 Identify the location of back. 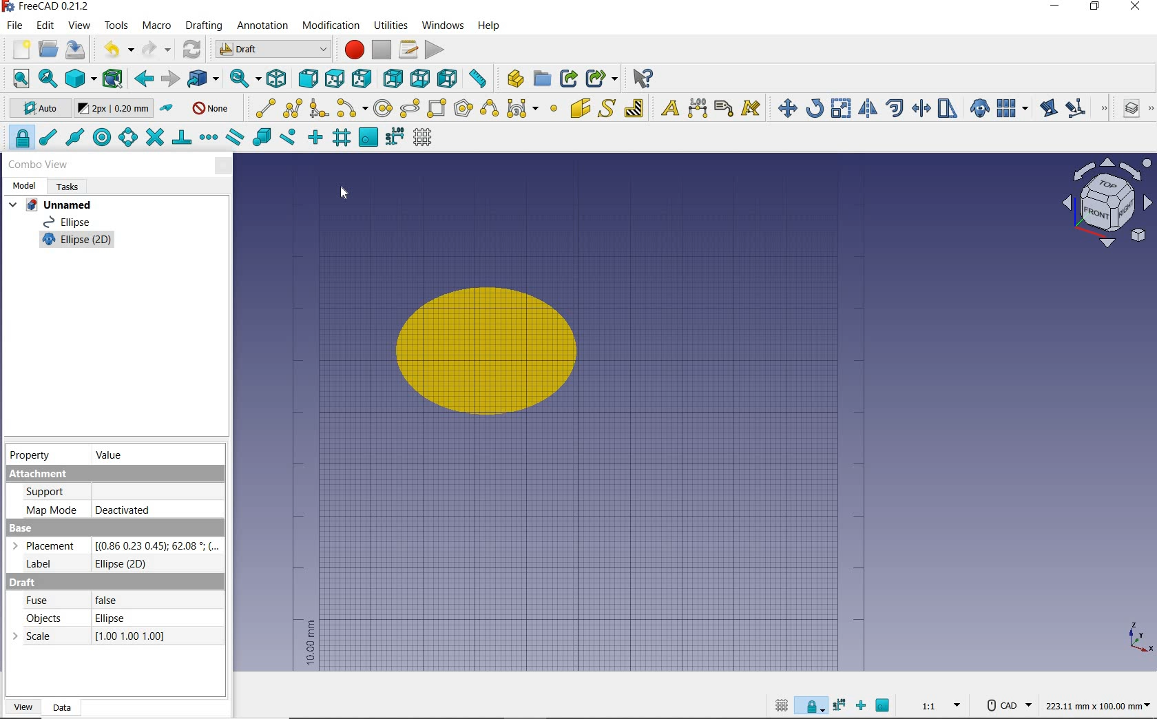
(142, 79).